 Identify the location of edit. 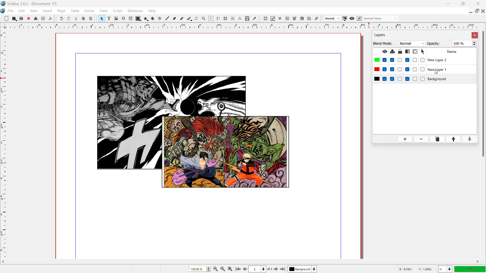
(22, 11).